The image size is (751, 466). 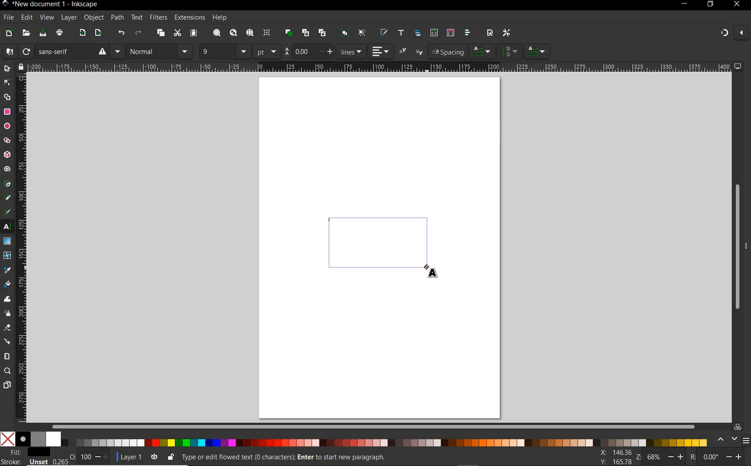 I want to click on text, so click(x=135, y=18).